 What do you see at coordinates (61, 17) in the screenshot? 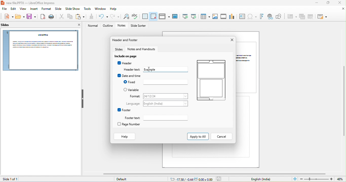
I see `cut` at bounding box center [61, 17].